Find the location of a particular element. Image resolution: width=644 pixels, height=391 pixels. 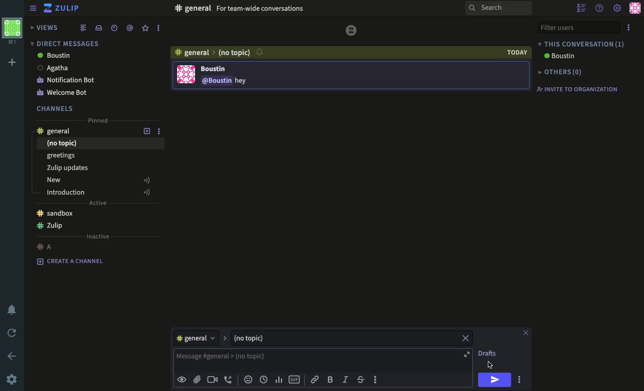

gif is located at coordinates (296, 378).